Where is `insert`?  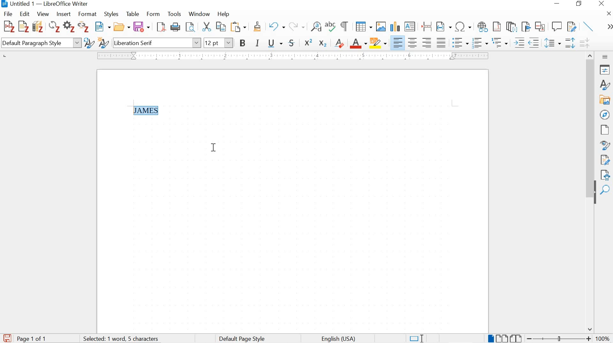
insert is located at coordinates (63, 14).